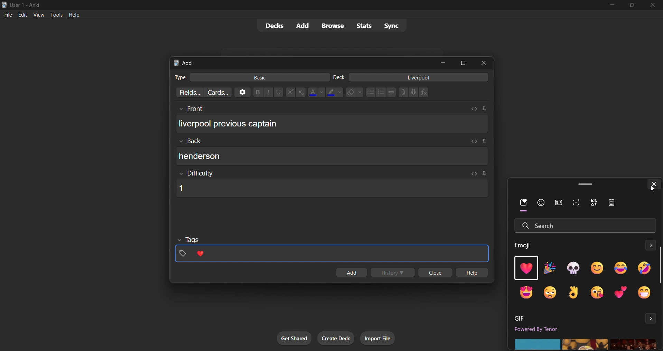 This screenshot has height=351, width=663. I want to click on emoji, so click(616, 268).